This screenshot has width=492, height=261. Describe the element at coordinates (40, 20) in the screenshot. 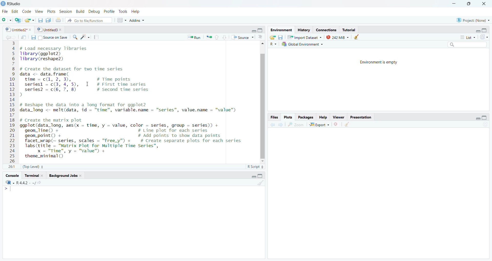

I see `save current document` at that location.